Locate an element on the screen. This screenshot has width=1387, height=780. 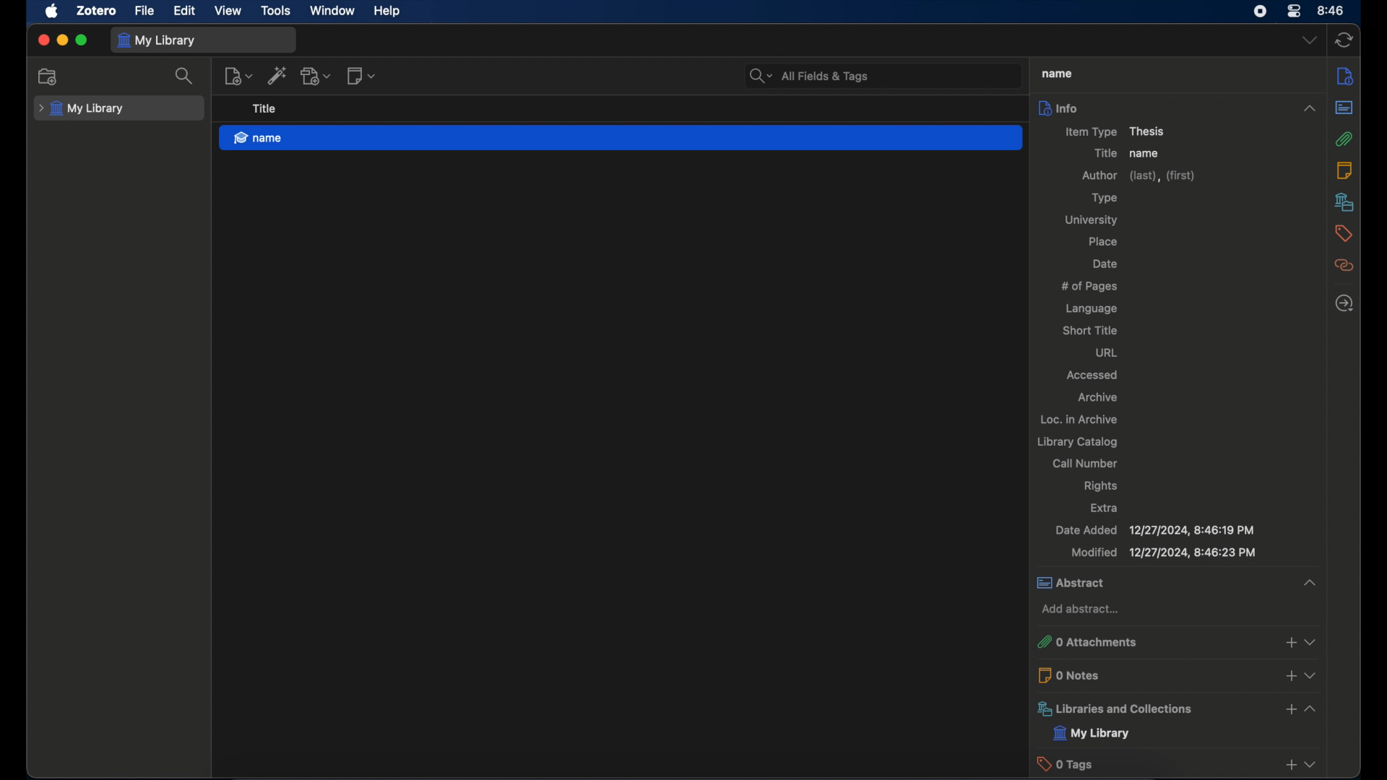
edit is located at coordinates (183, 11).